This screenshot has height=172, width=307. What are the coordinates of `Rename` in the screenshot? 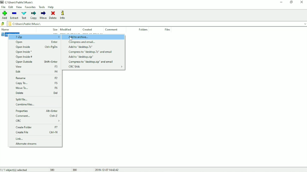 It's located at (36, 78).